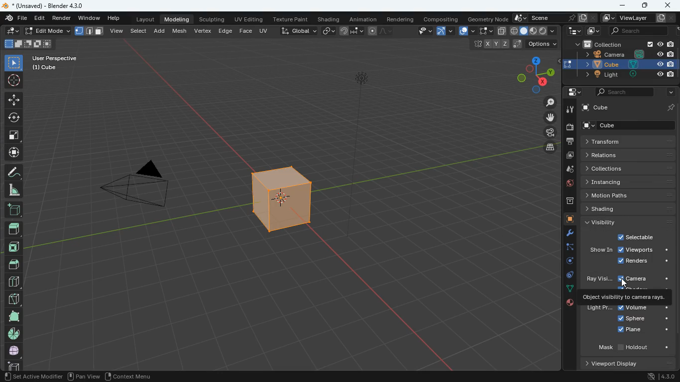  I want to click on finder, so click(15, 19).